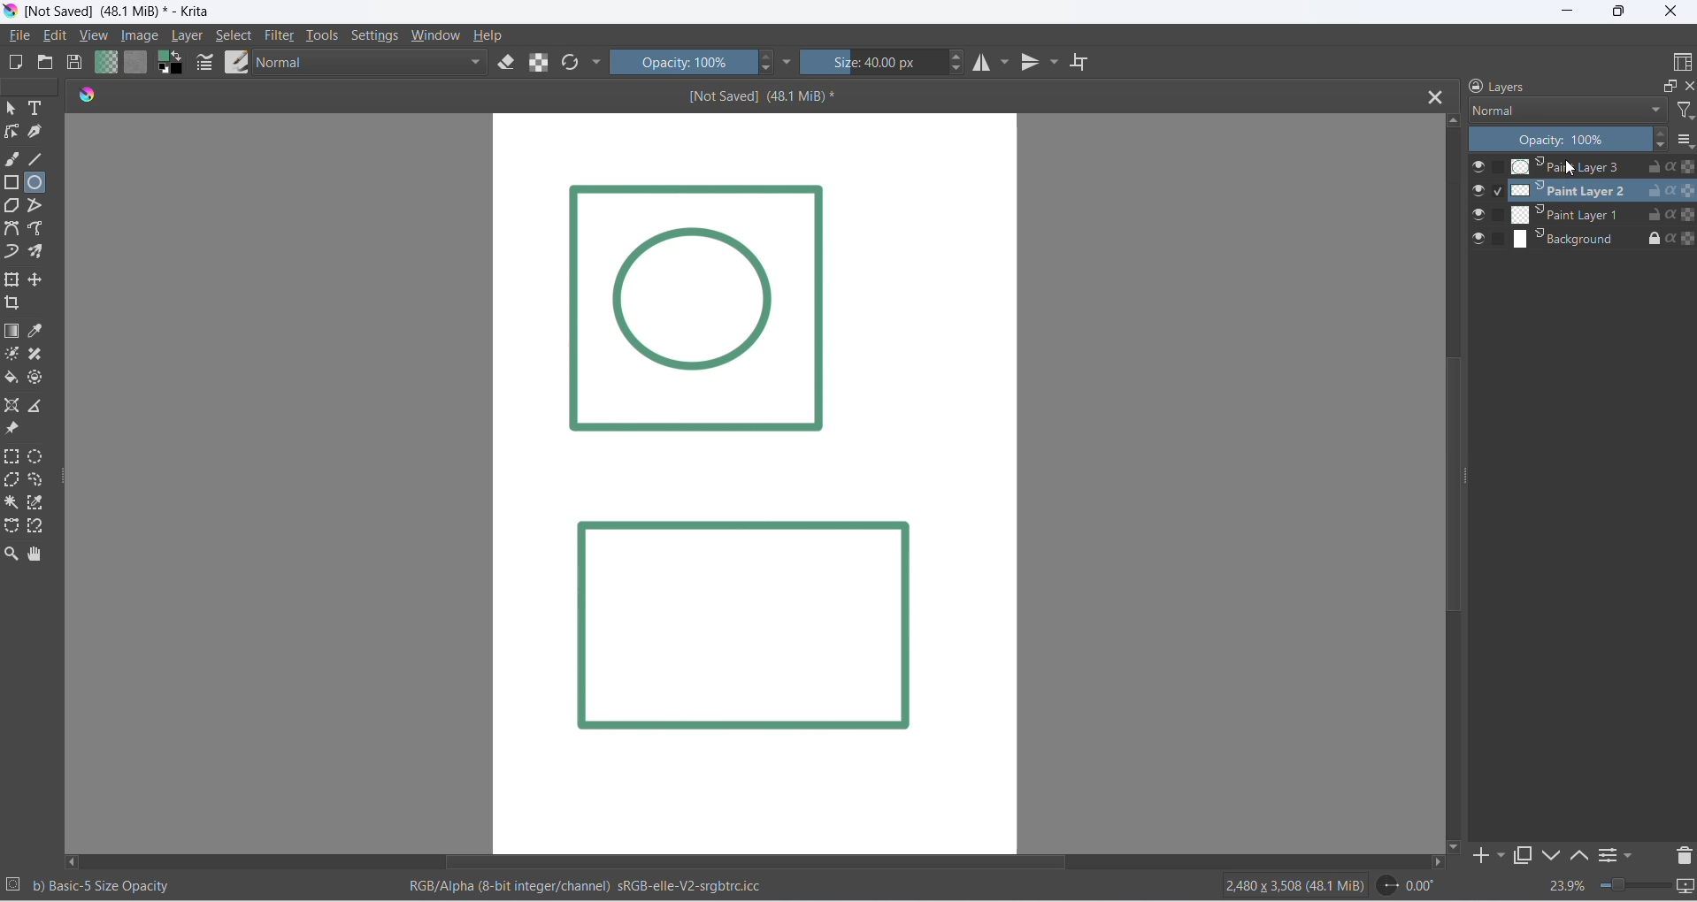 The width and height of the screenshot is (1697, 902). What do you see at coordinates (79, 63) in the screenshot?
I see `save` at bounding box center [79, 63].